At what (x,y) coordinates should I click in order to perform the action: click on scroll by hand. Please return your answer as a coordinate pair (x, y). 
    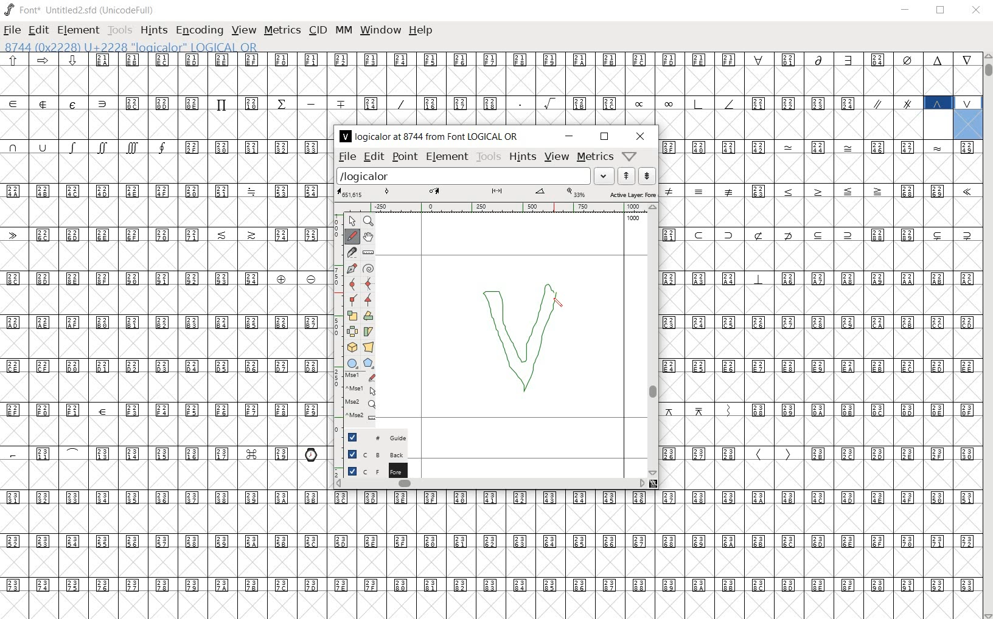
    Looking at the image, I should click on (368, 237).